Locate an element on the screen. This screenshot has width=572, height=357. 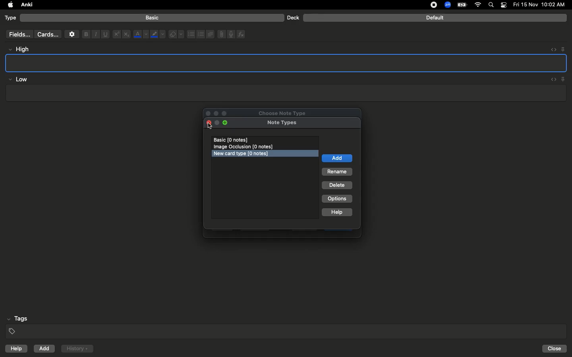
Close is located at coordinates (556, 349).